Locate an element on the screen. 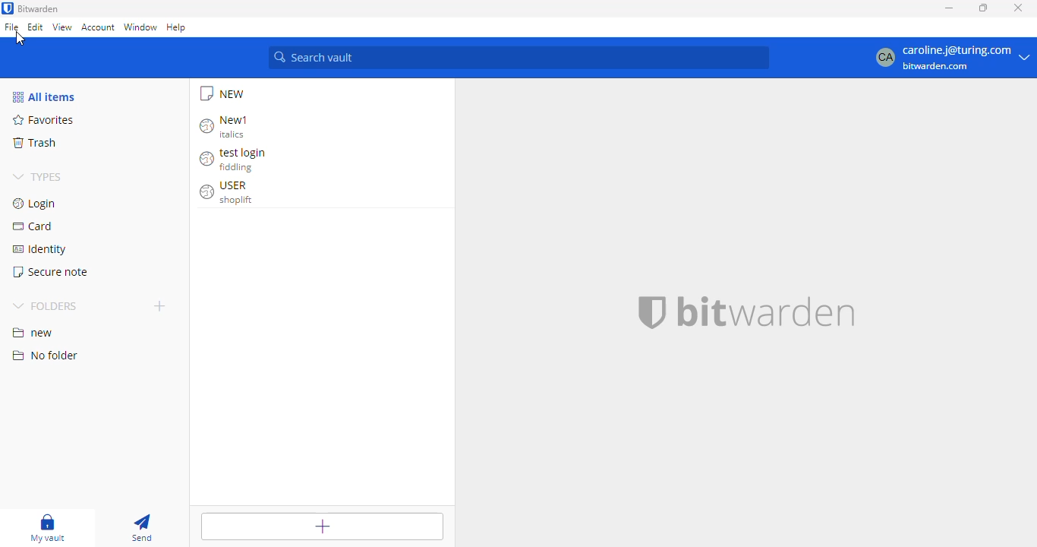 Image resolution: width=1037 pixels, height=547 pixels. login is located at coordinates (36, 204).